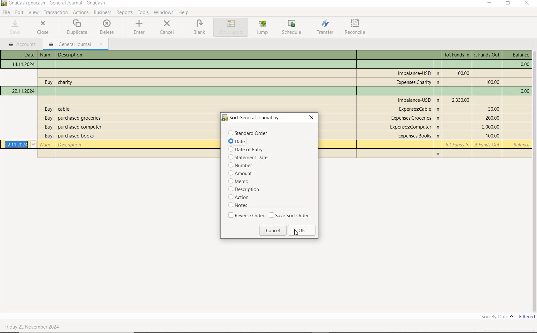 The width and height of the screenshot is (537, 333). What do you see at coordinates (534, 181) in the screenshot?
I see `SCROLLBAR` at bounding box center [534, 181].